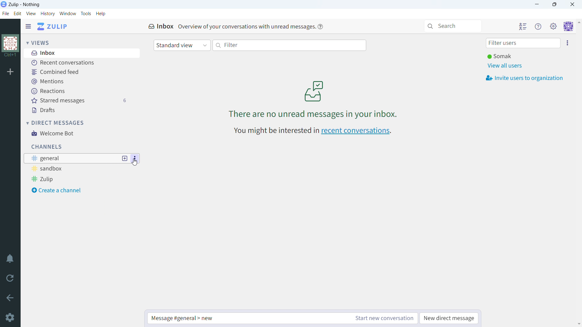 This screenshot has width=582, height=327. What do you see at coordinates (523, 26) in the screenshot?
I see `hide user list` at bounding box center [523, 26].